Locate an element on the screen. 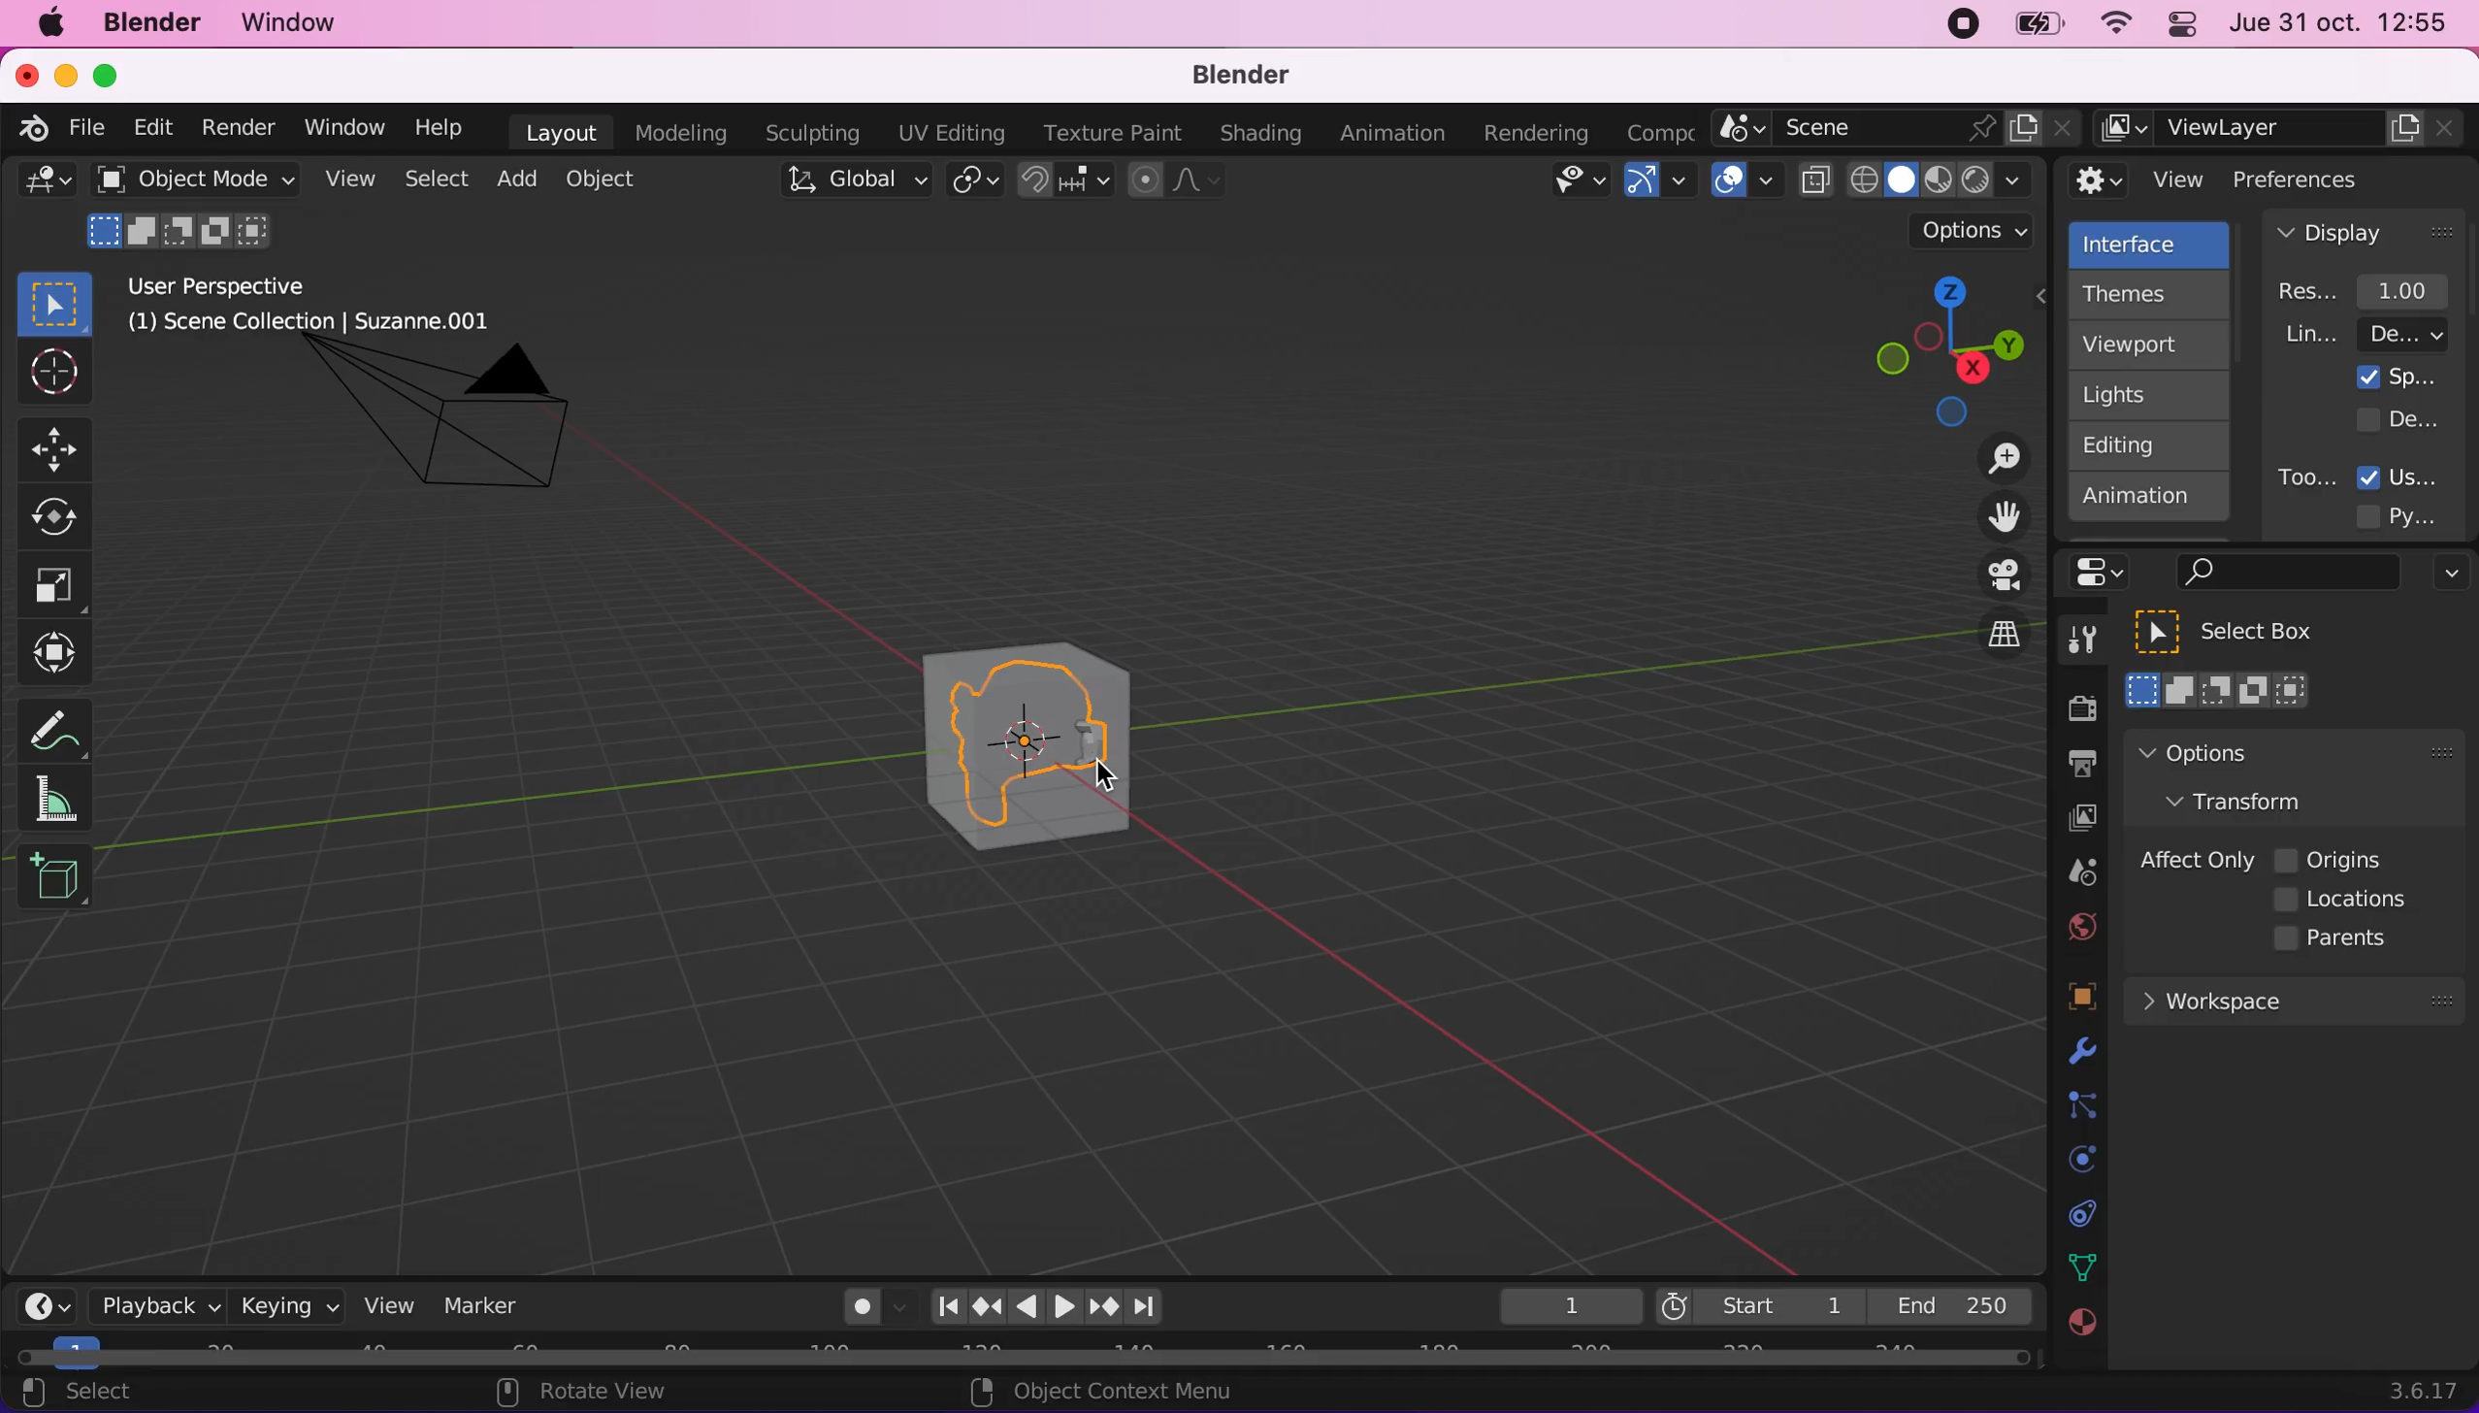  world is located at coordinates (2076, 924).